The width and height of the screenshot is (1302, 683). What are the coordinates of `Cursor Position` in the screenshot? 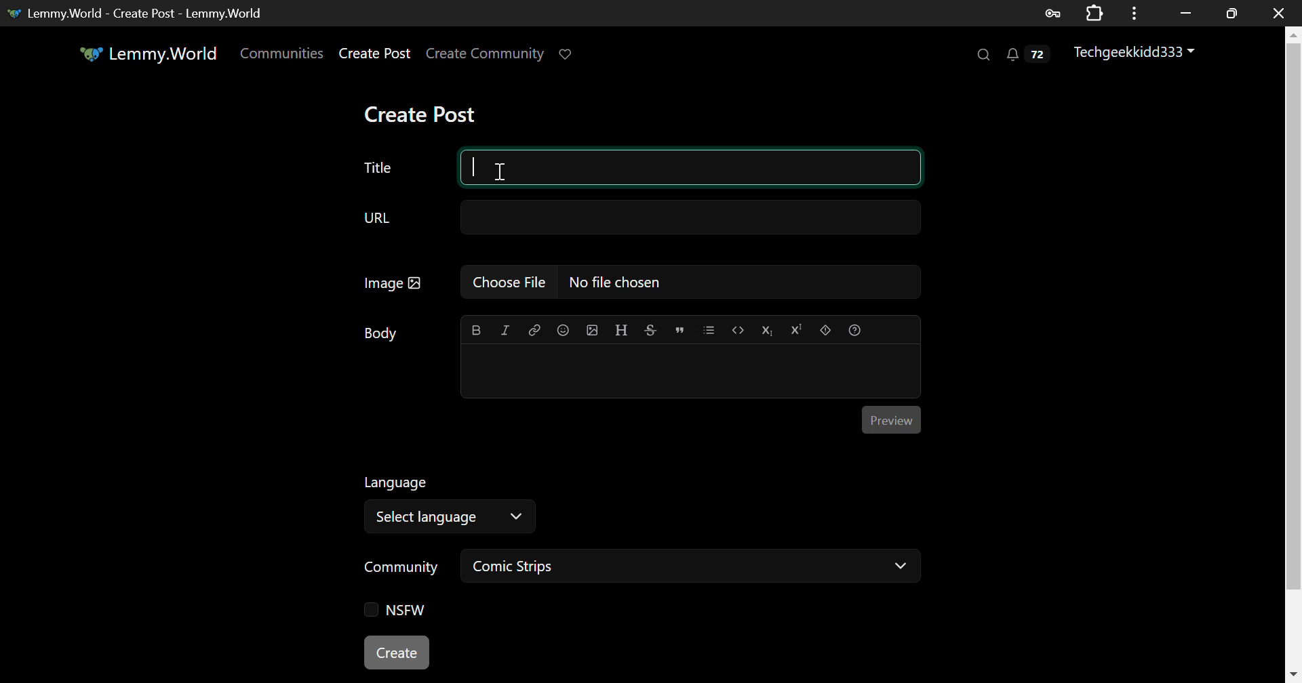 It's located at (500, 171).